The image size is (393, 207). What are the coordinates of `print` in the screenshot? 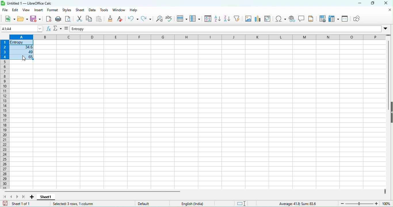 It's located at (59, 19).